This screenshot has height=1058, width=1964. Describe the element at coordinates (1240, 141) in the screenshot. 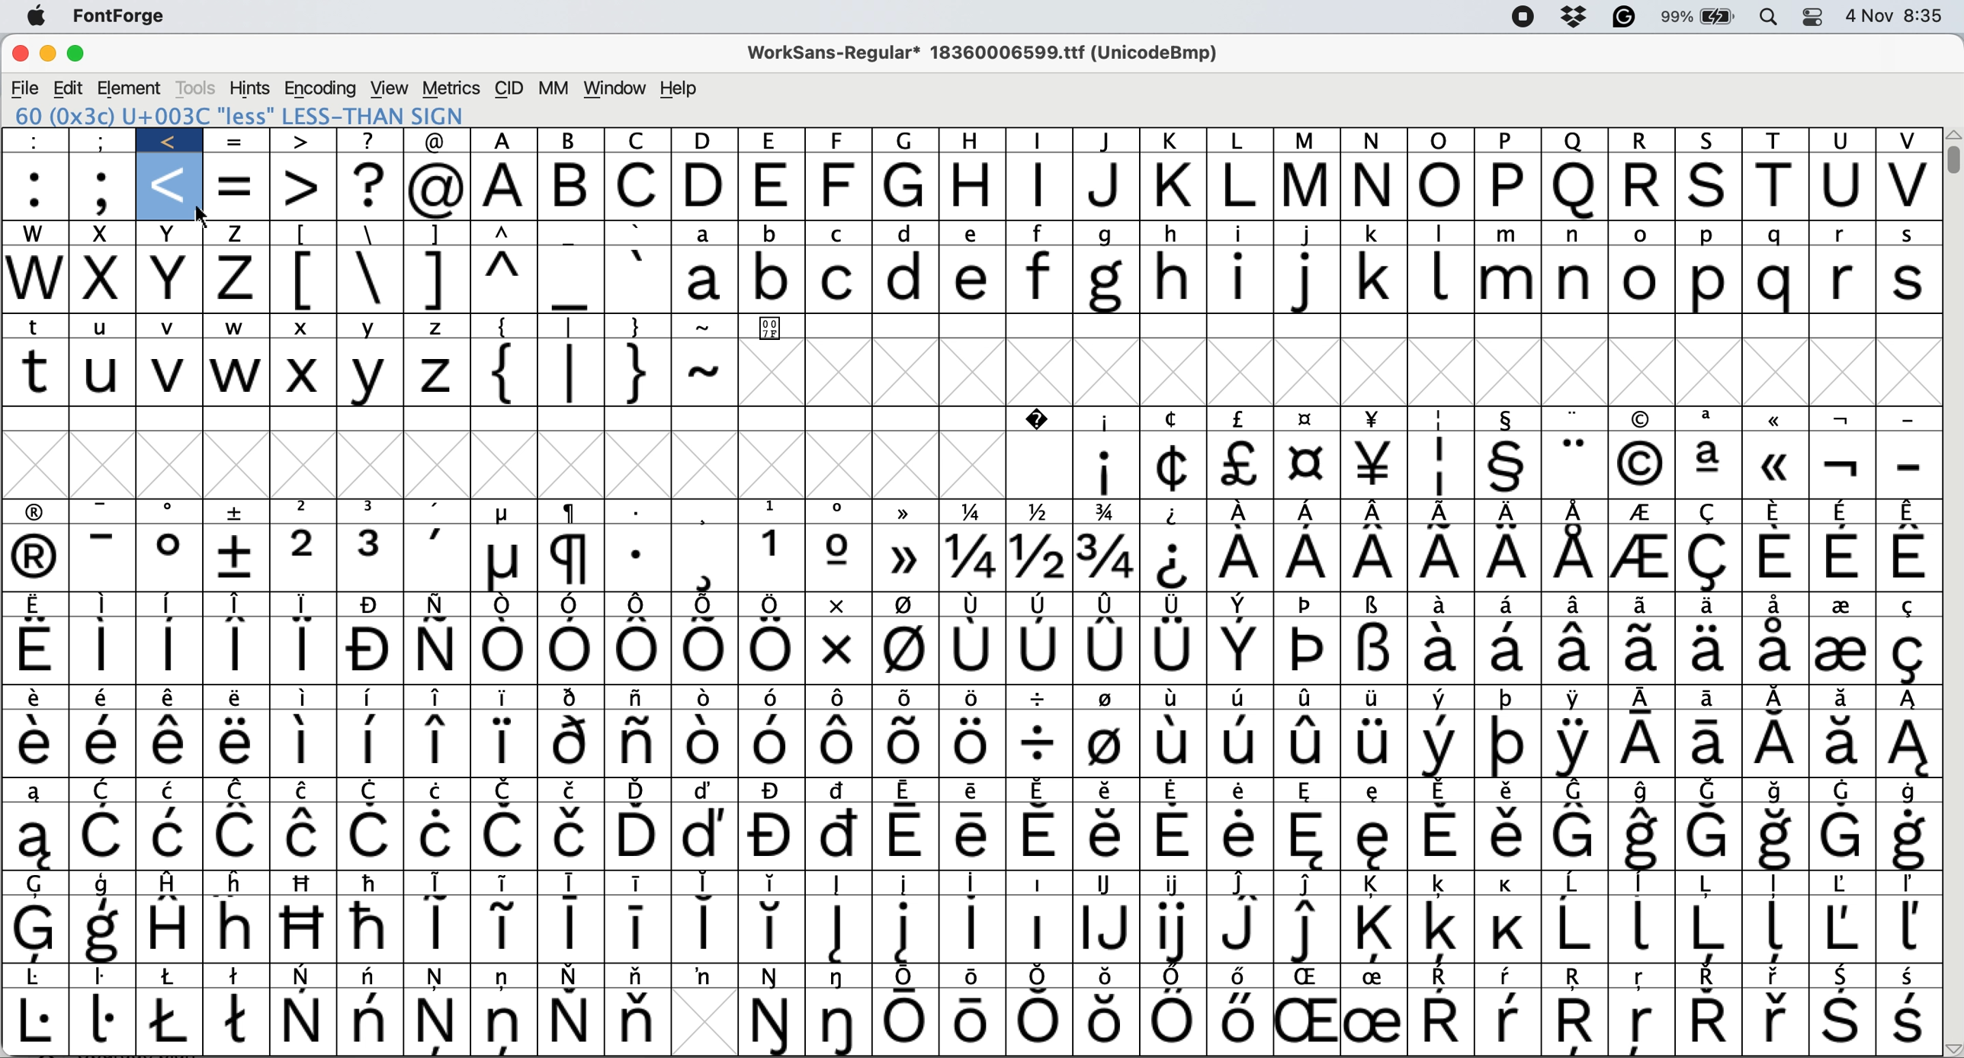

I see `l` at that location.